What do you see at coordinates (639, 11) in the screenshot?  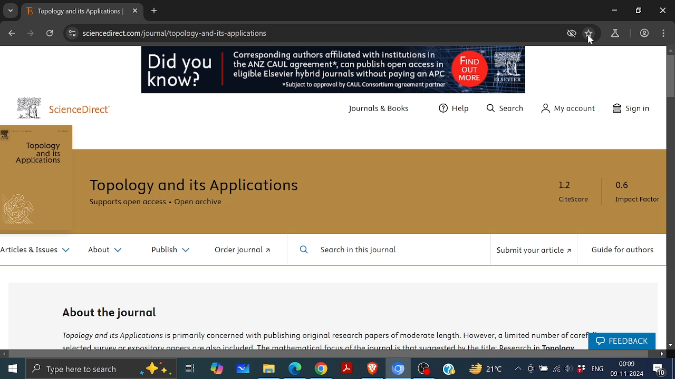 I see `maximize` at bounding box center [639, 11].